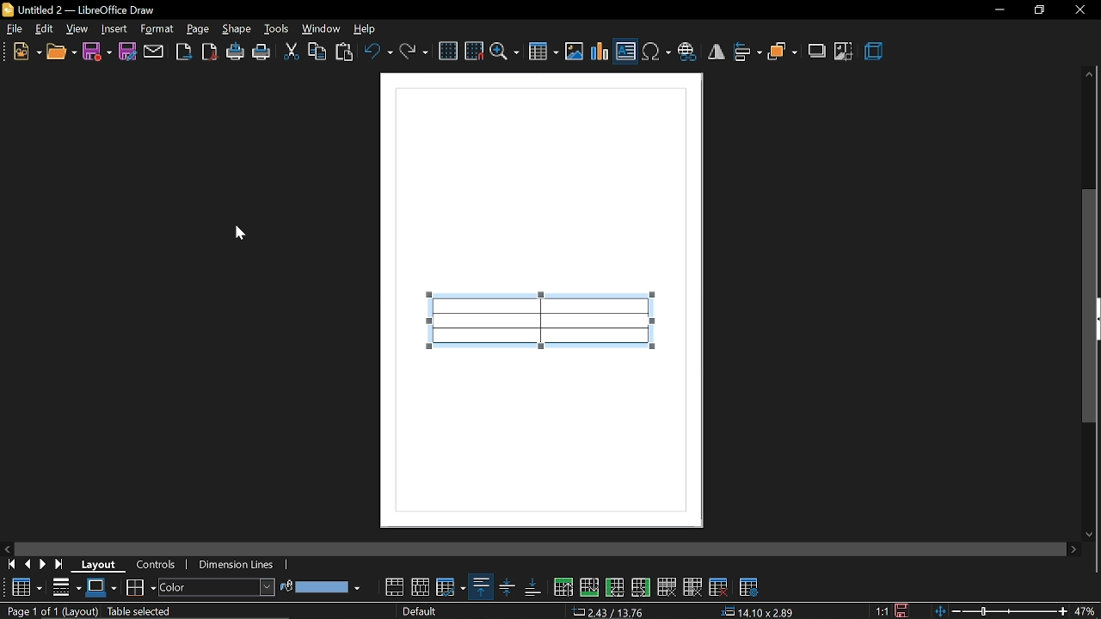 This screenshot has height=619, width=1101. I want to click on cursor, so click(241, 231).